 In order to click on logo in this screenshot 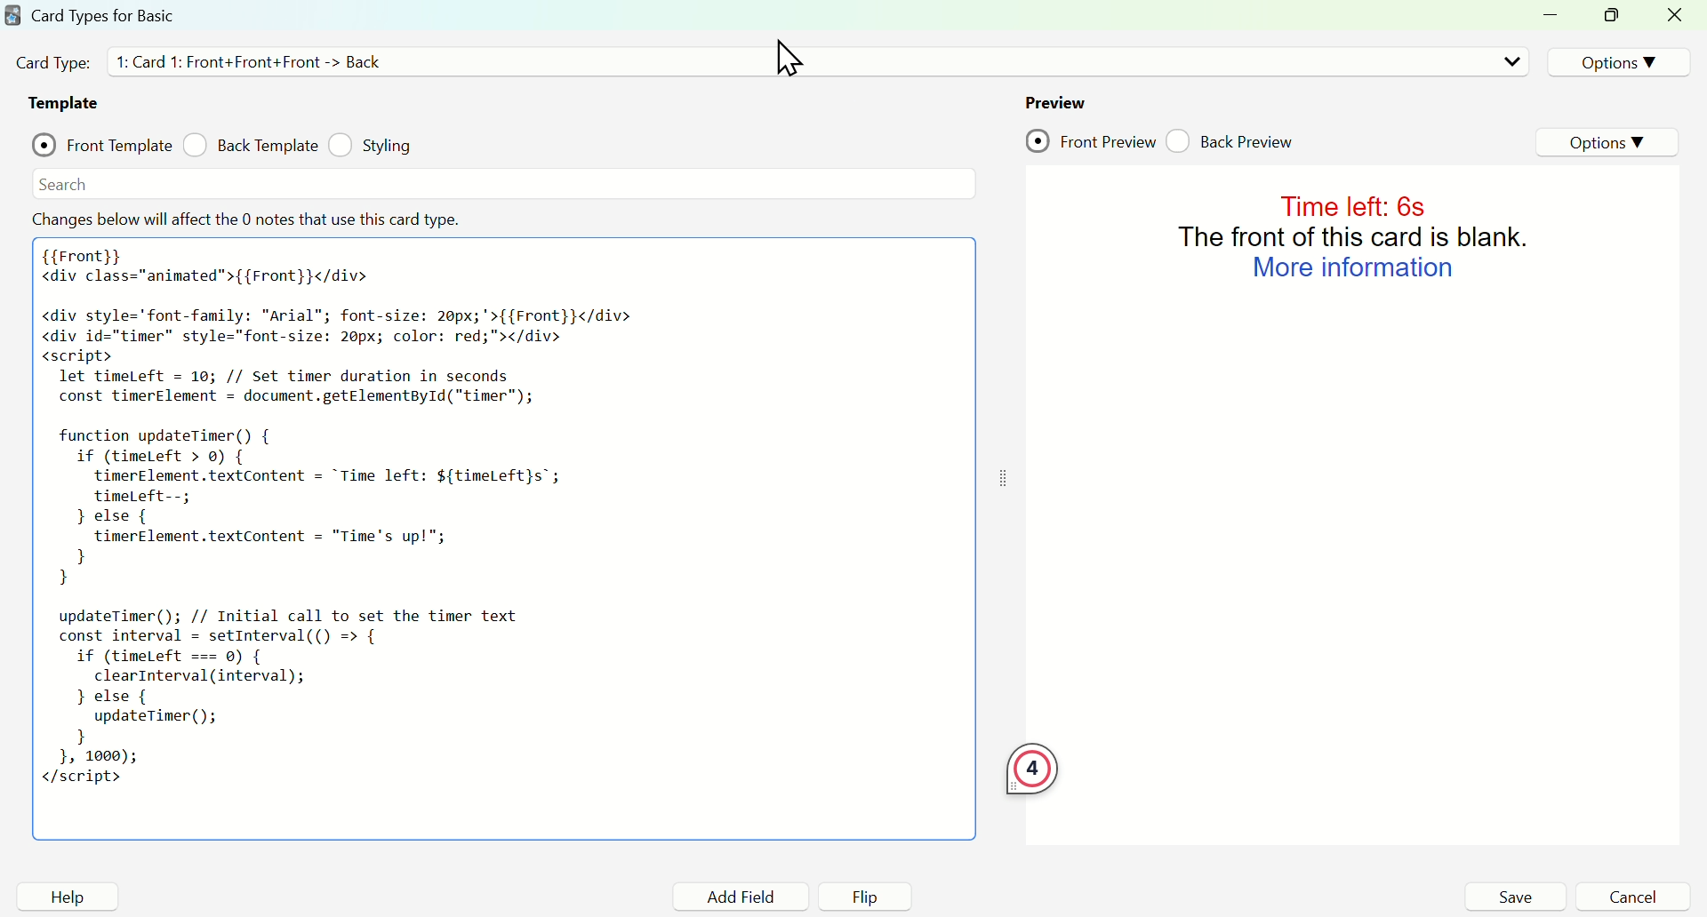, I will do `click(12, 14)`.